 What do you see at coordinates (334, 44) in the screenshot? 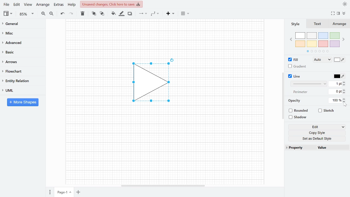
I see `violet` at bounding box center [334, 44].